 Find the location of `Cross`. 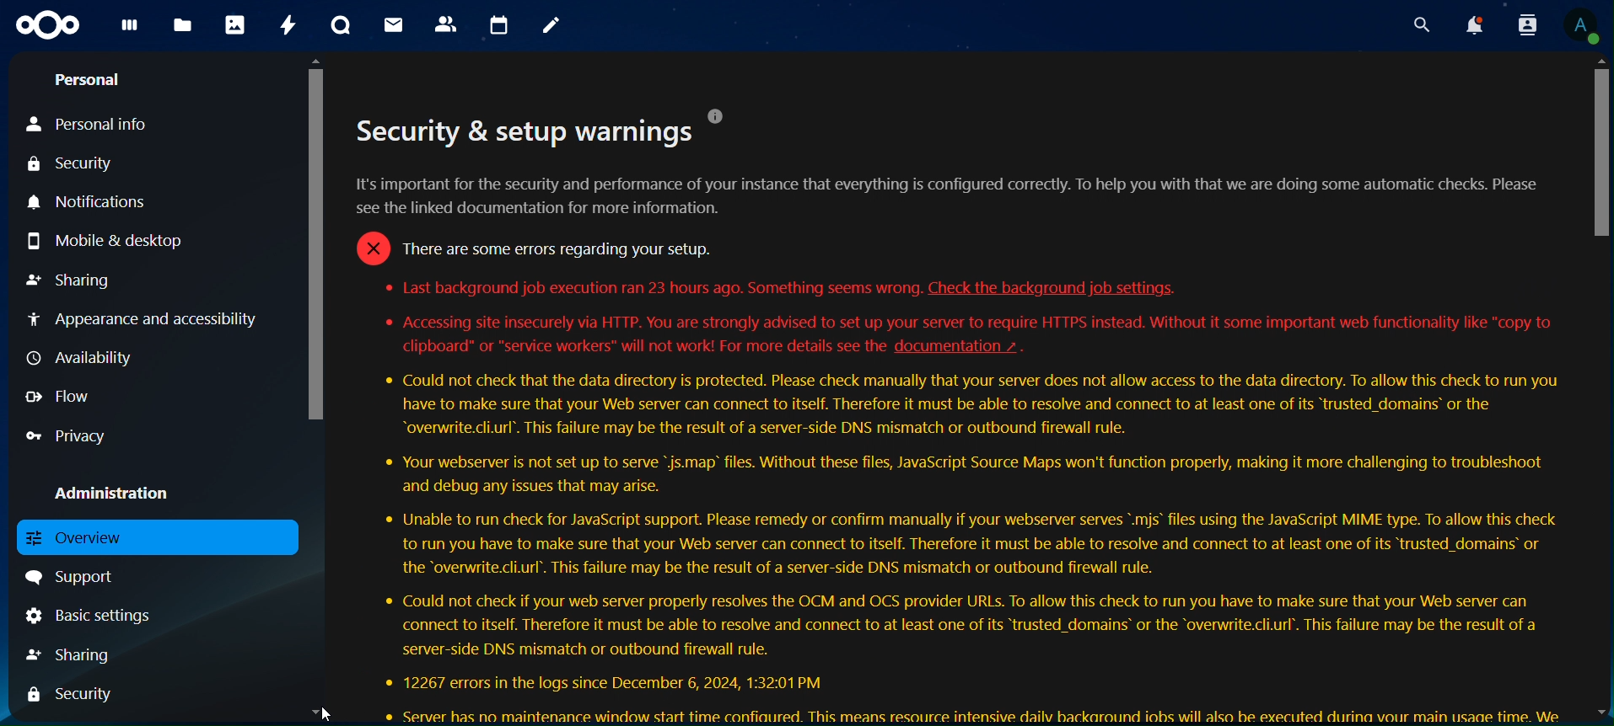

Cross is located at coordinates (370, 248).